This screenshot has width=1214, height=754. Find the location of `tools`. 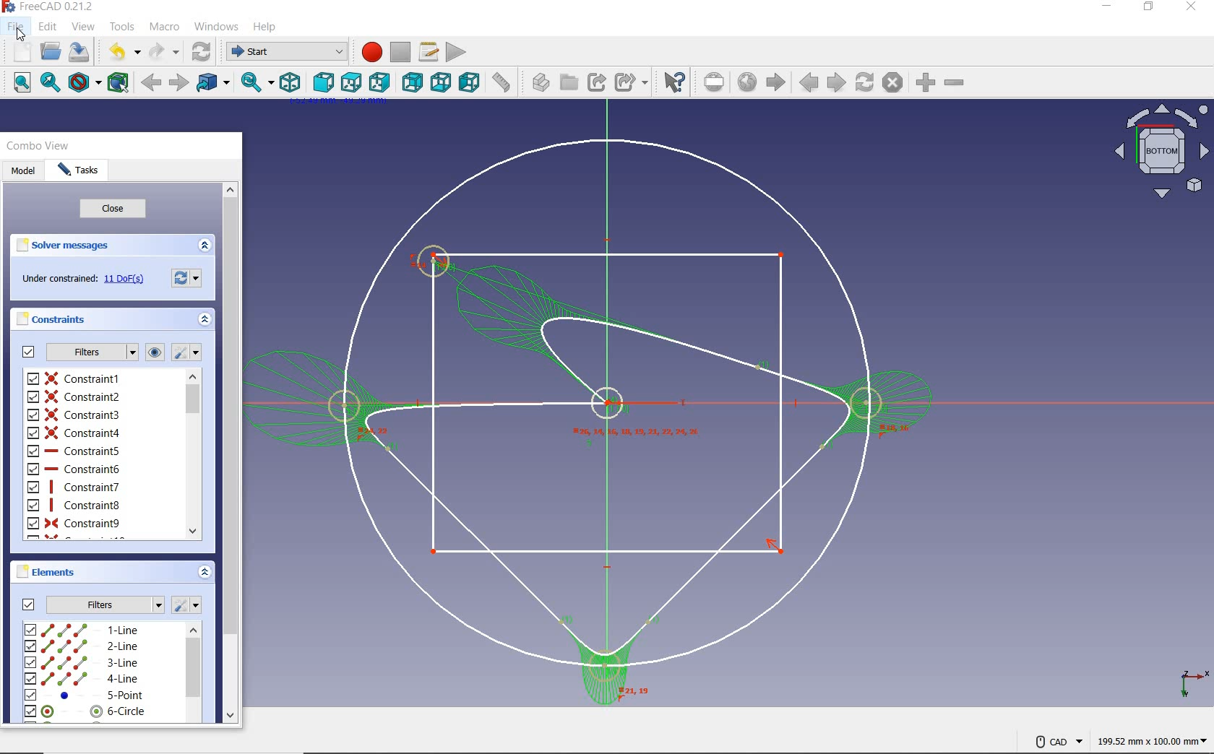

tools is located at coordinates (122, 25).